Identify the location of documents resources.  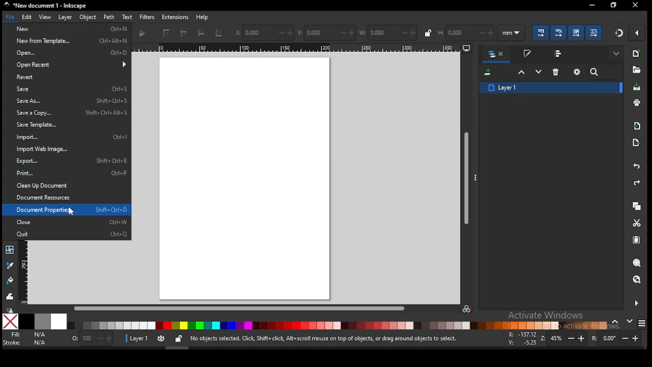
(47, 197).